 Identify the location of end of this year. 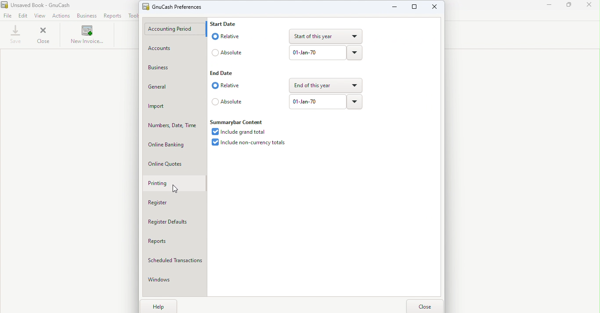
(327, 86).